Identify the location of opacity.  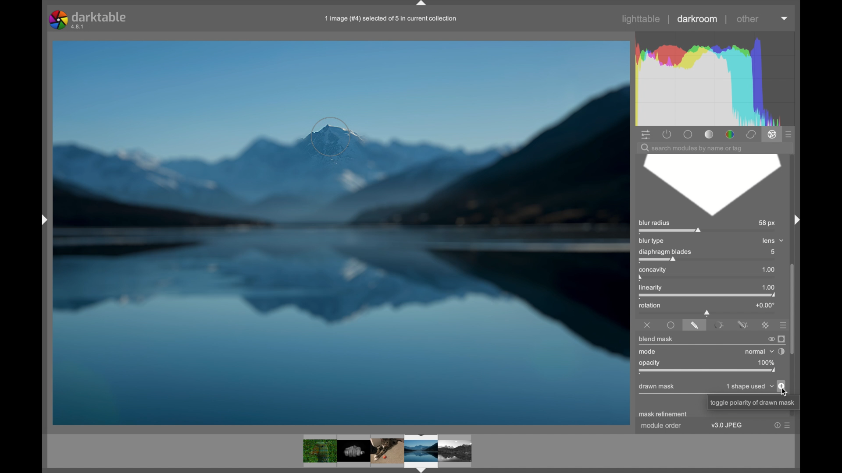
(650, 363).